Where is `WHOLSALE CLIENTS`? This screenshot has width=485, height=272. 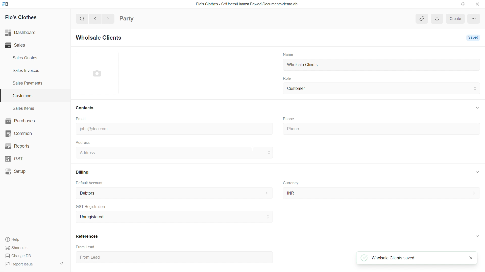
WHOLSALE CLIENTS is located at coordinates (102, 39).